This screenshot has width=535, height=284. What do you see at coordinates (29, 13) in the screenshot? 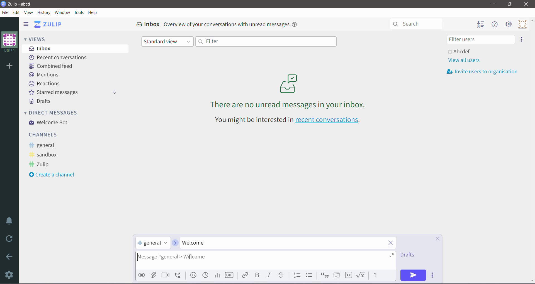
I see `View` at bounding box center [29, 13].